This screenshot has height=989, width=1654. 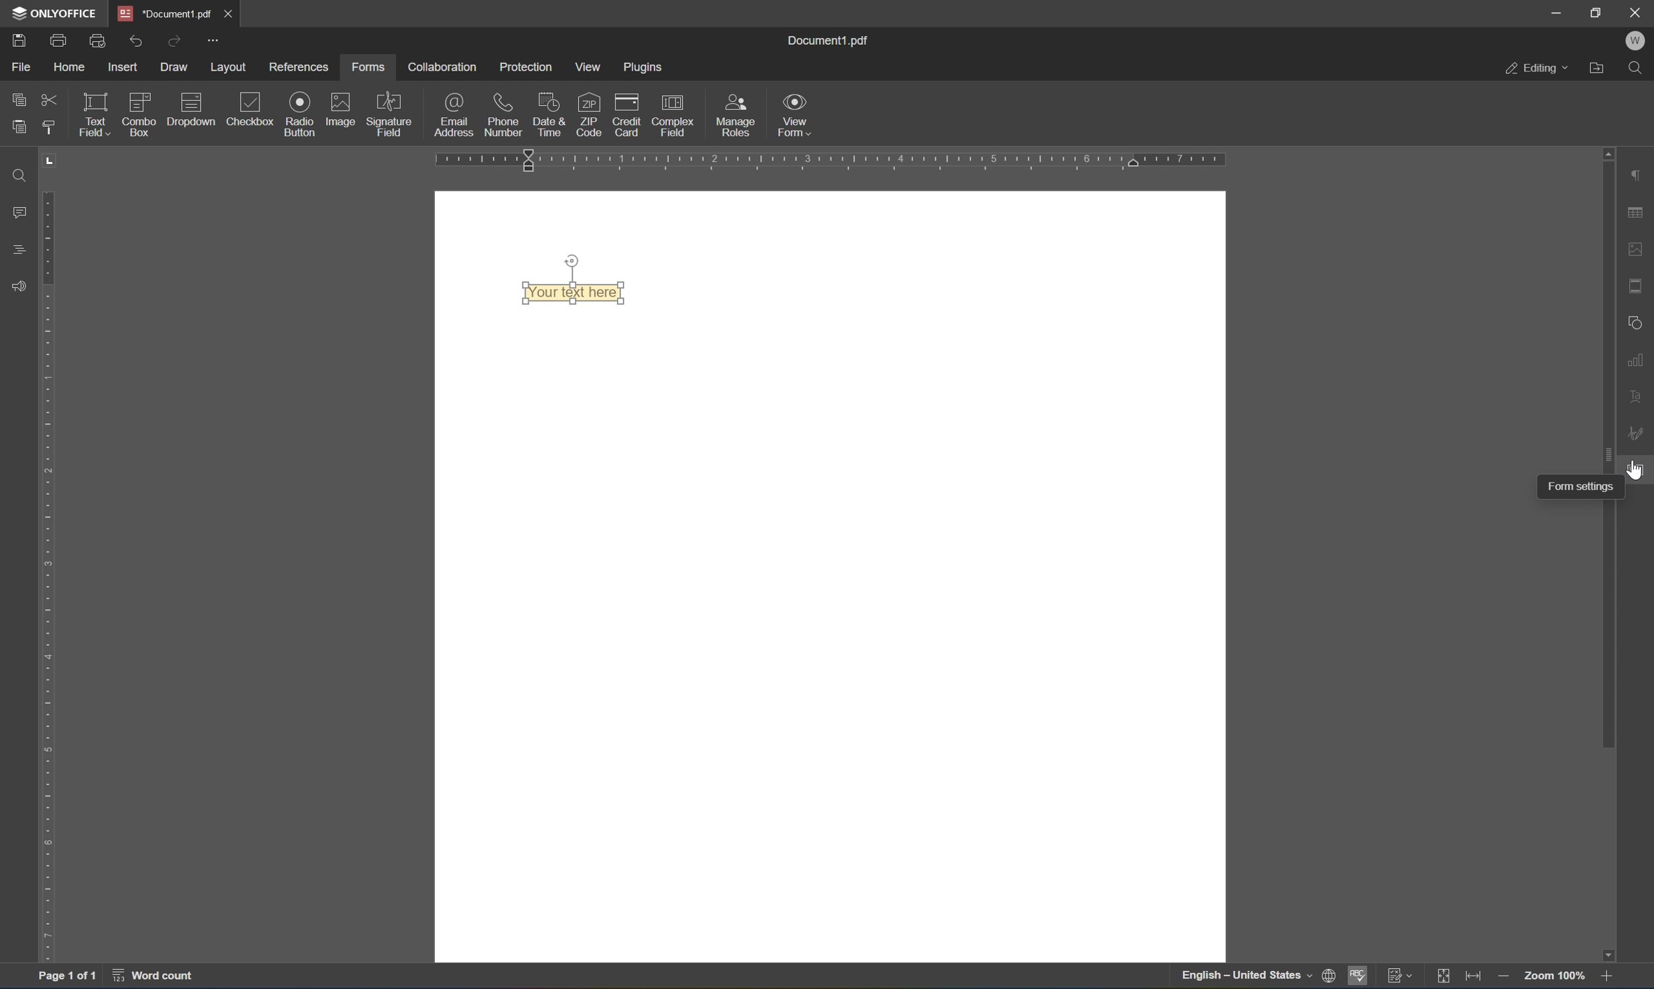 What do you see at coordinates (1637, 357) in the screenshot?
I see `chart settings` at bounding box center [1637, 357].